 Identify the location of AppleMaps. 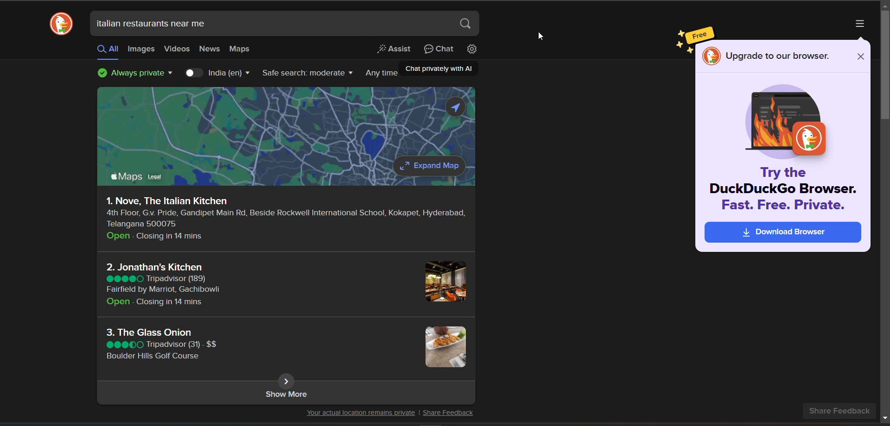
(127, 176).